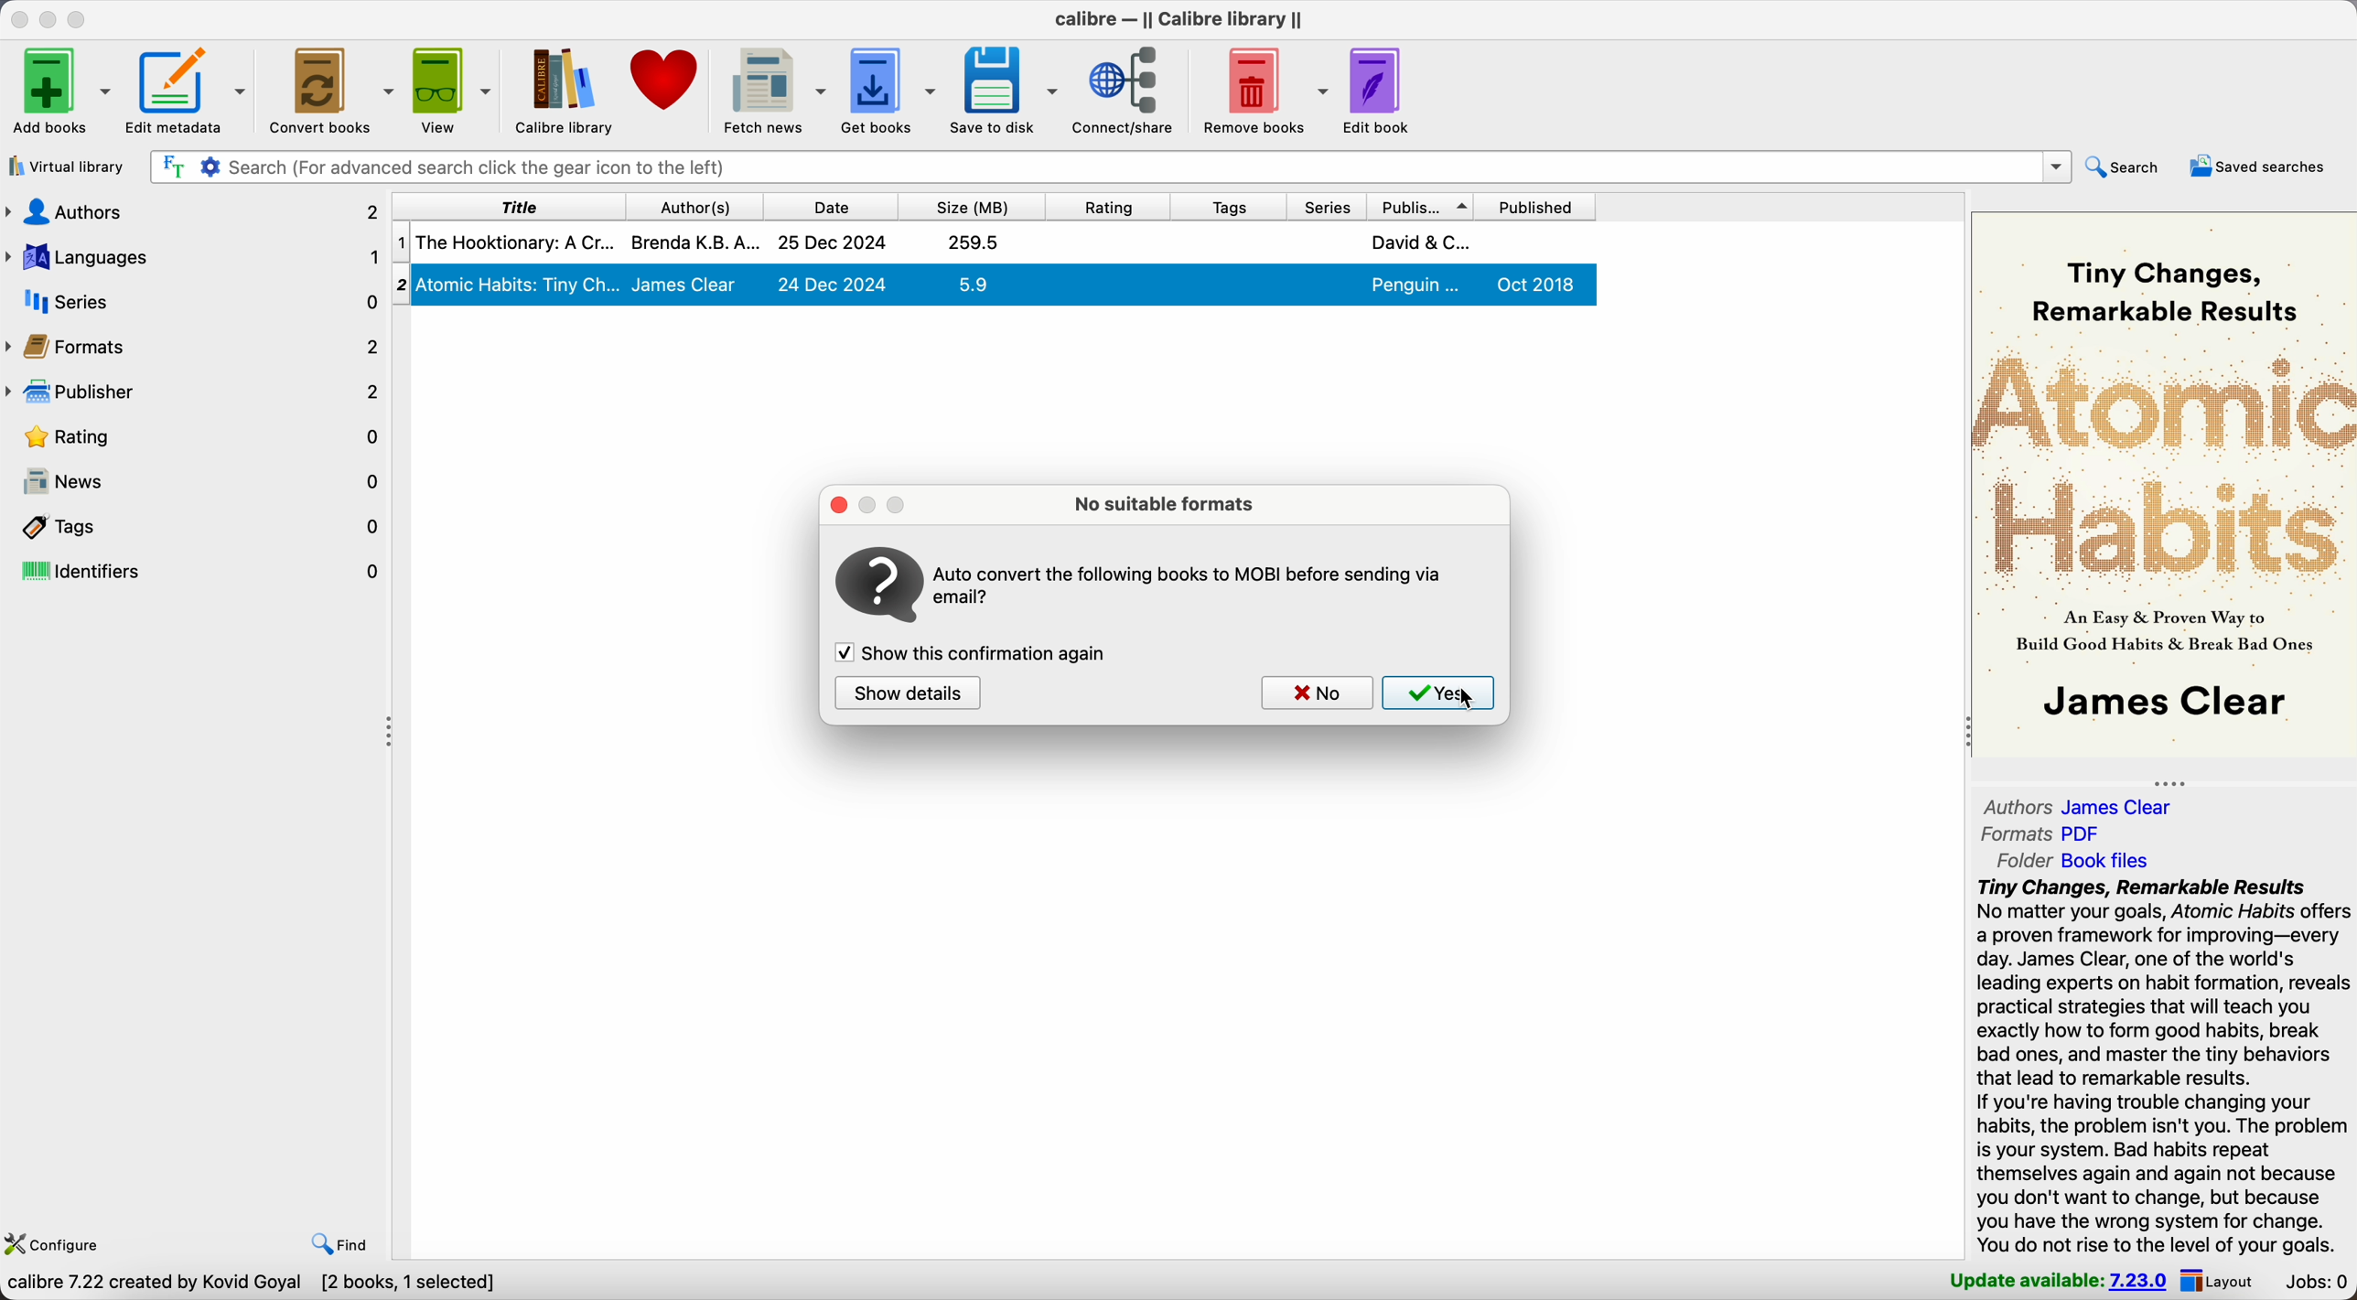 The image size is (2357, 1300). I want to click on authors, so click(193, 216).